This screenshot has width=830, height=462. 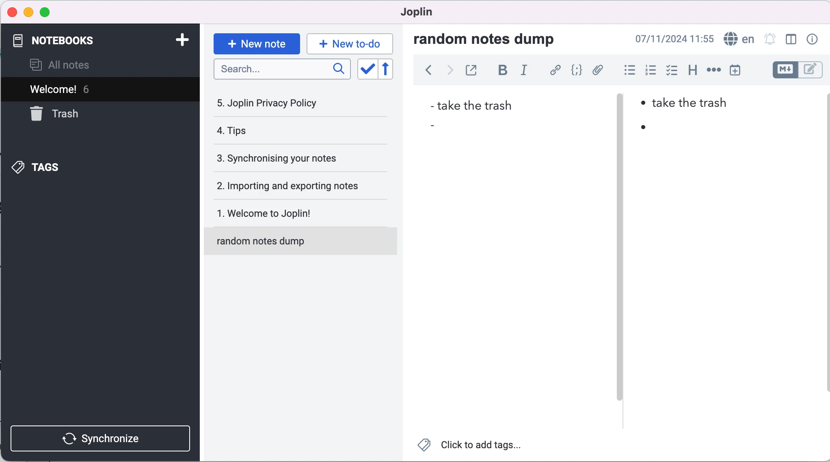 What do you see at coordinates (670, 70) in the screenshot?
I see `check box` at bounding box center [670, 70].